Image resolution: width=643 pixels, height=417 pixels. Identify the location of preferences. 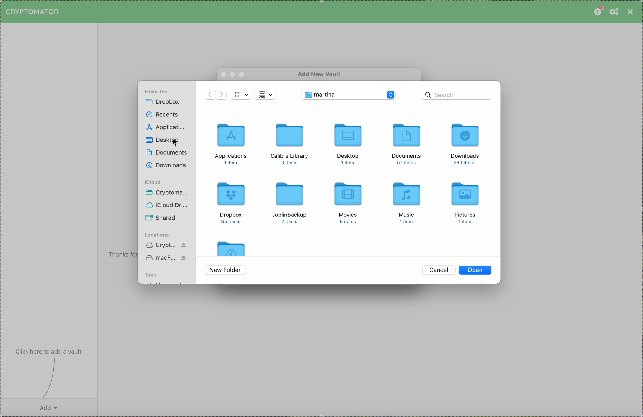
(614, 12).